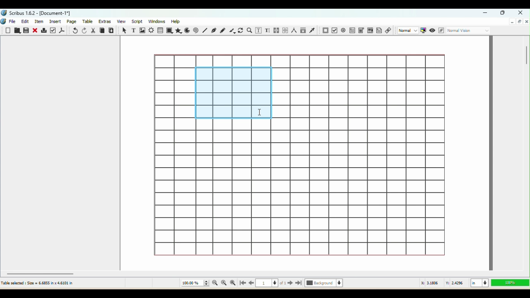 The width and height of the screenshot is (530, 298). Describe the element at coordinates (137, 22) in the screenshot. I see `Script` at that location.